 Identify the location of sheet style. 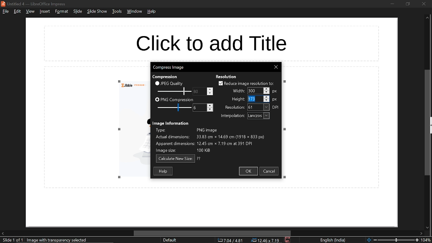
(169, 240).